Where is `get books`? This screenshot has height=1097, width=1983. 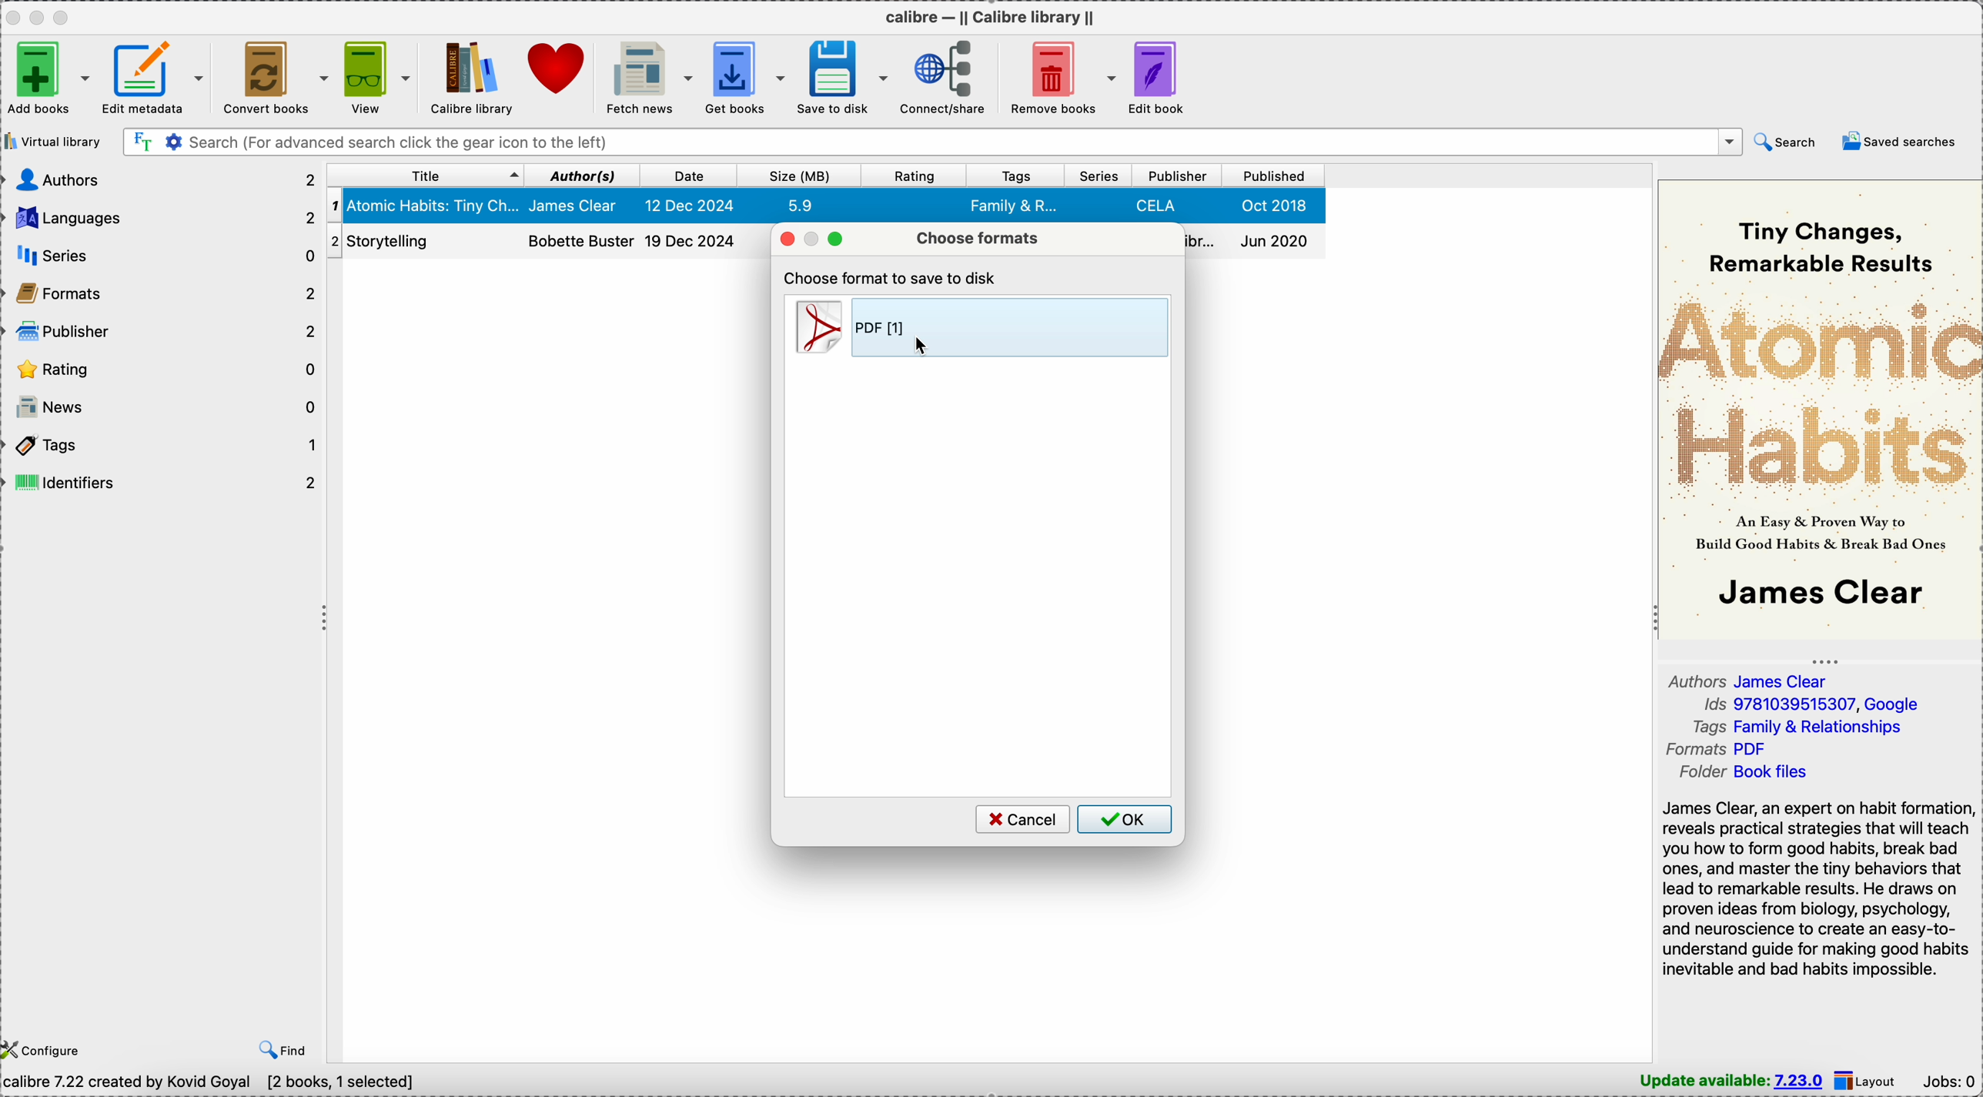 get books is located at coordinates (742, 76).